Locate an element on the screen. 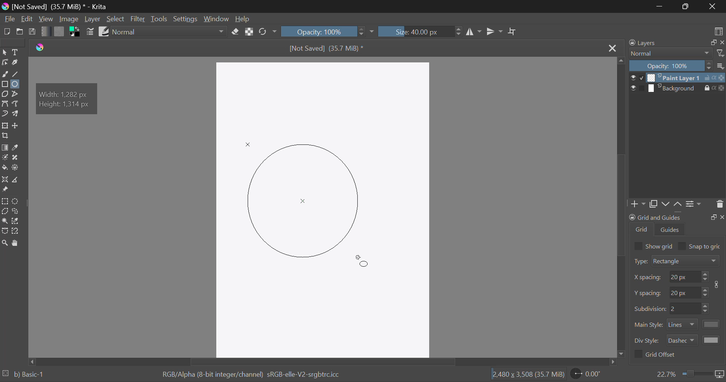 This screenshot has width=726, height=382. Tools is located at coordinates (159, 19).